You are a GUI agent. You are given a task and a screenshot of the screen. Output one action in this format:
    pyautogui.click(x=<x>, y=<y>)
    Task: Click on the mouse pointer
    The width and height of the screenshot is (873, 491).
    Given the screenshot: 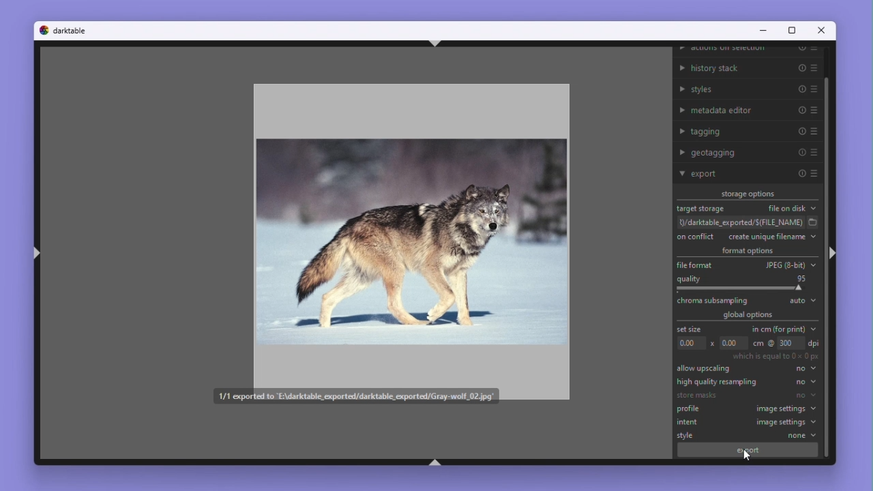 What is the action you would take?
    pyautogui.click(x=749, y=457)
    